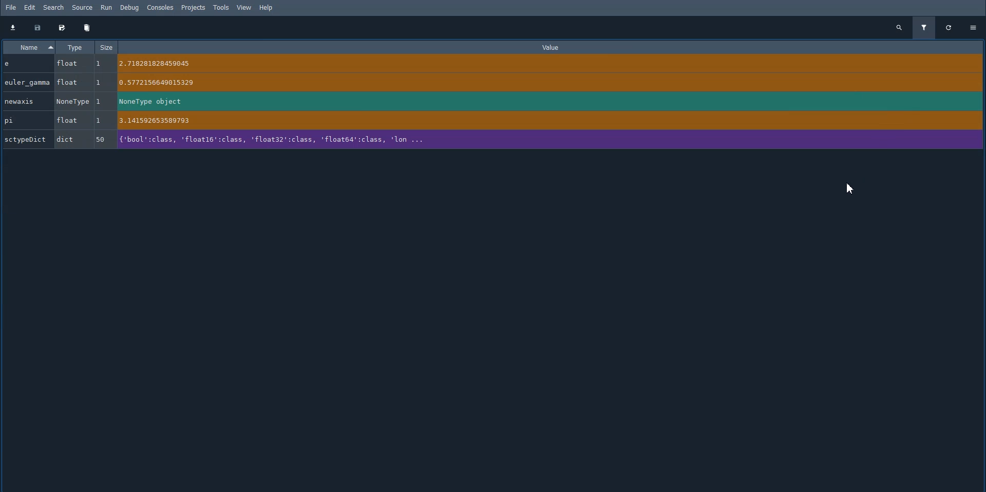  Describe the element at coordinates (29, 82) in the screenshot. I see `euler_gama` at that location.